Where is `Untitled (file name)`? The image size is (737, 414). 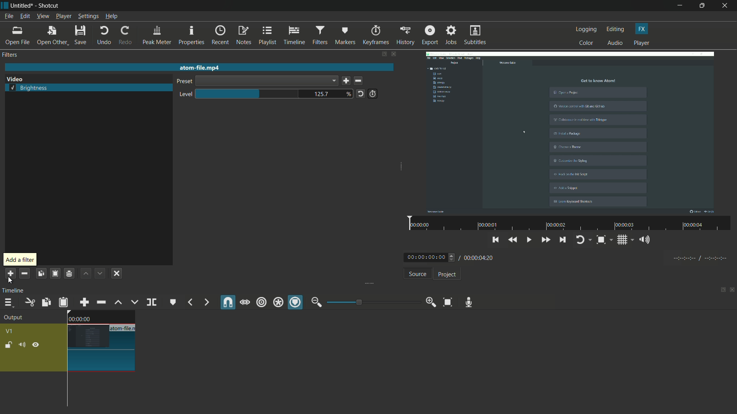 Untitled (file name) is located at coordinates (23, 6).